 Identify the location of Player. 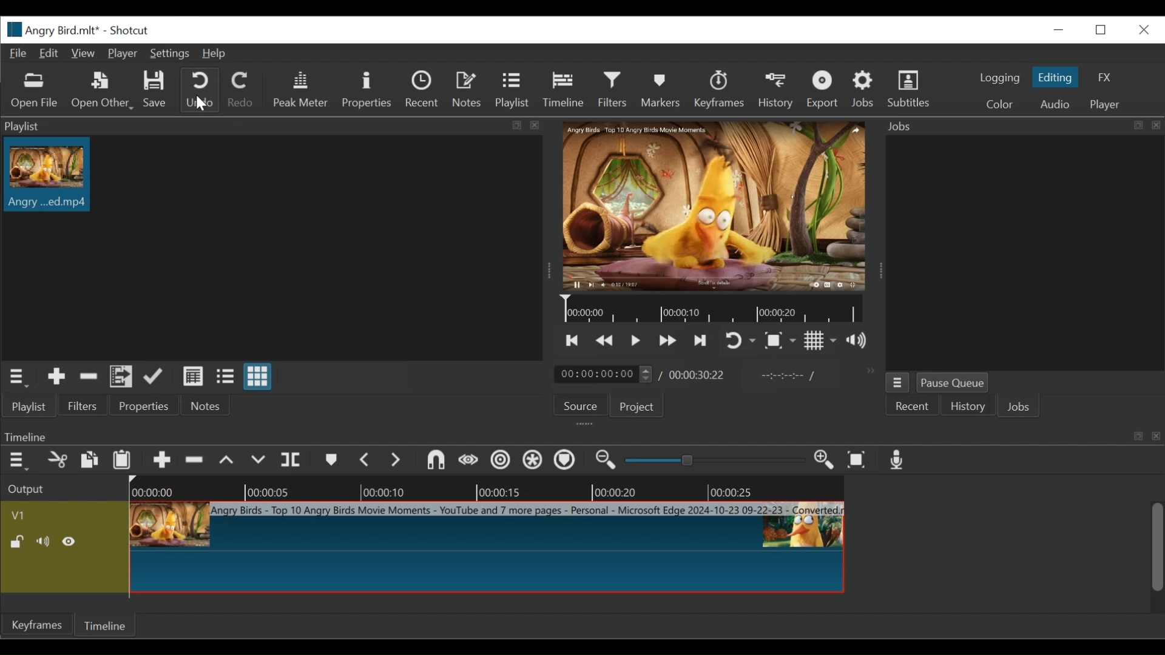
(121, 54).